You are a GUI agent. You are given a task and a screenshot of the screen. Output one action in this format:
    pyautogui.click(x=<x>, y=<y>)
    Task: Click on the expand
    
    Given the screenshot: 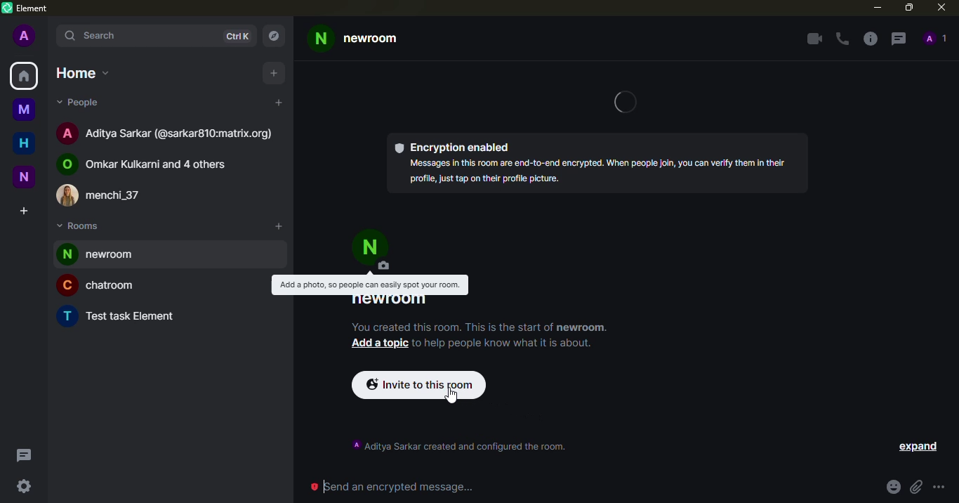 What is the action you would take?
    pyautogui.click(x=919, y=448)
    